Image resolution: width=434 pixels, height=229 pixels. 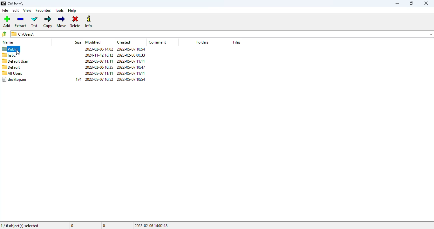 I want to click on 2023-02-06 14:02, so click(x=97, y=49).